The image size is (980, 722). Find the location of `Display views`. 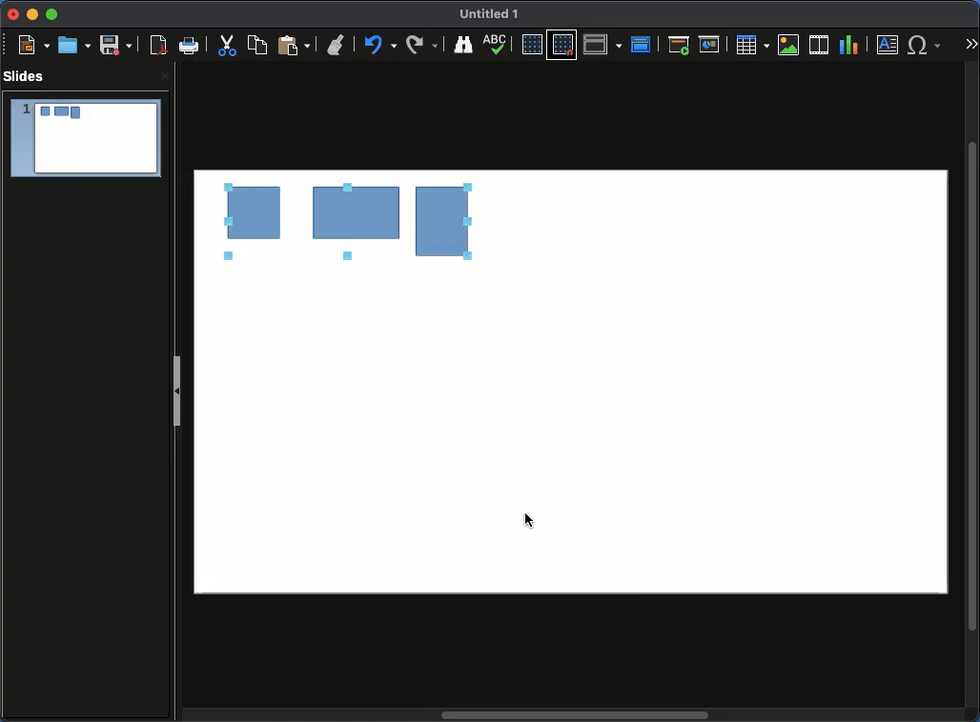

Display views is located at coordinates (602, 44).